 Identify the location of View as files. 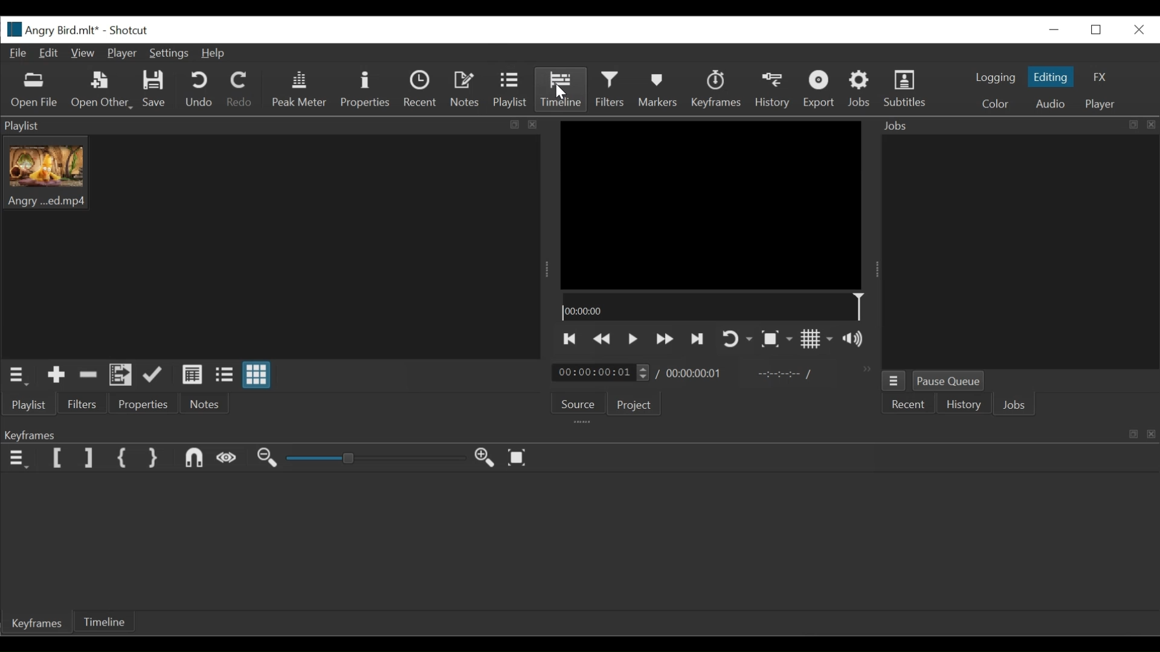
(224, 376).